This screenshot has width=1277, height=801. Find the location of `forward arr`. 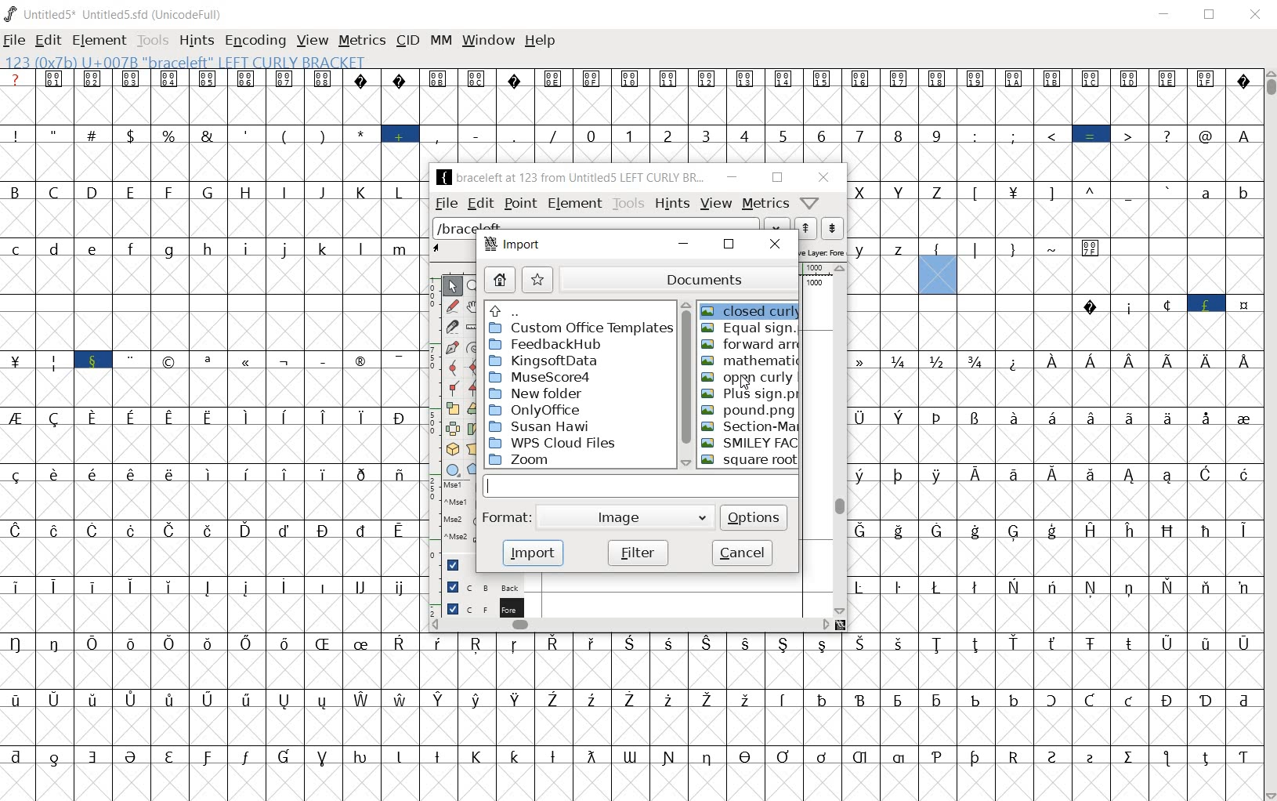

forward arr is located at coordinates (752, 345).